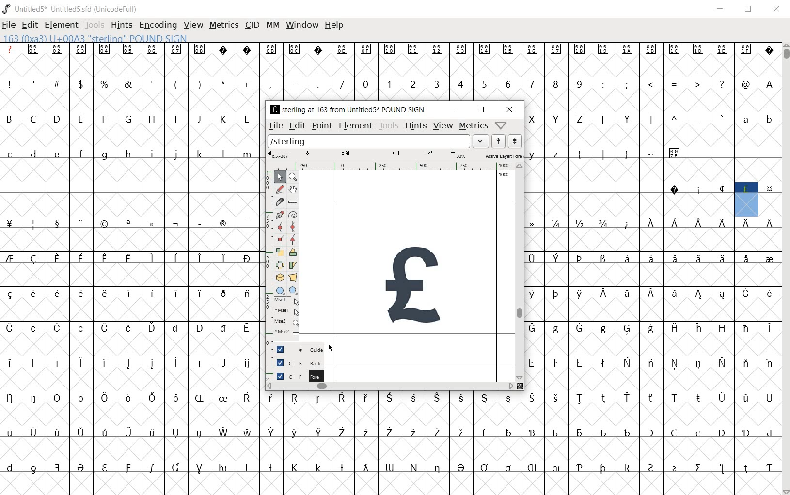 The width and height of the screenshot is (790, 495). I want to click on Symbol, so click(105, 259).